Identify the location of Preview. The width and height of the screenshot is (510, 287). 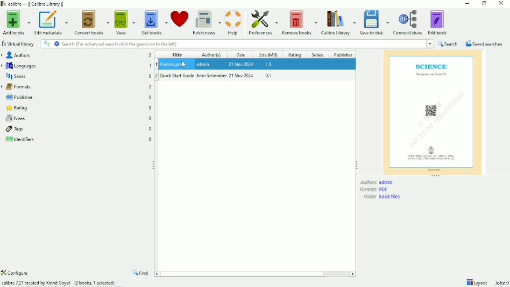
(432, 112).